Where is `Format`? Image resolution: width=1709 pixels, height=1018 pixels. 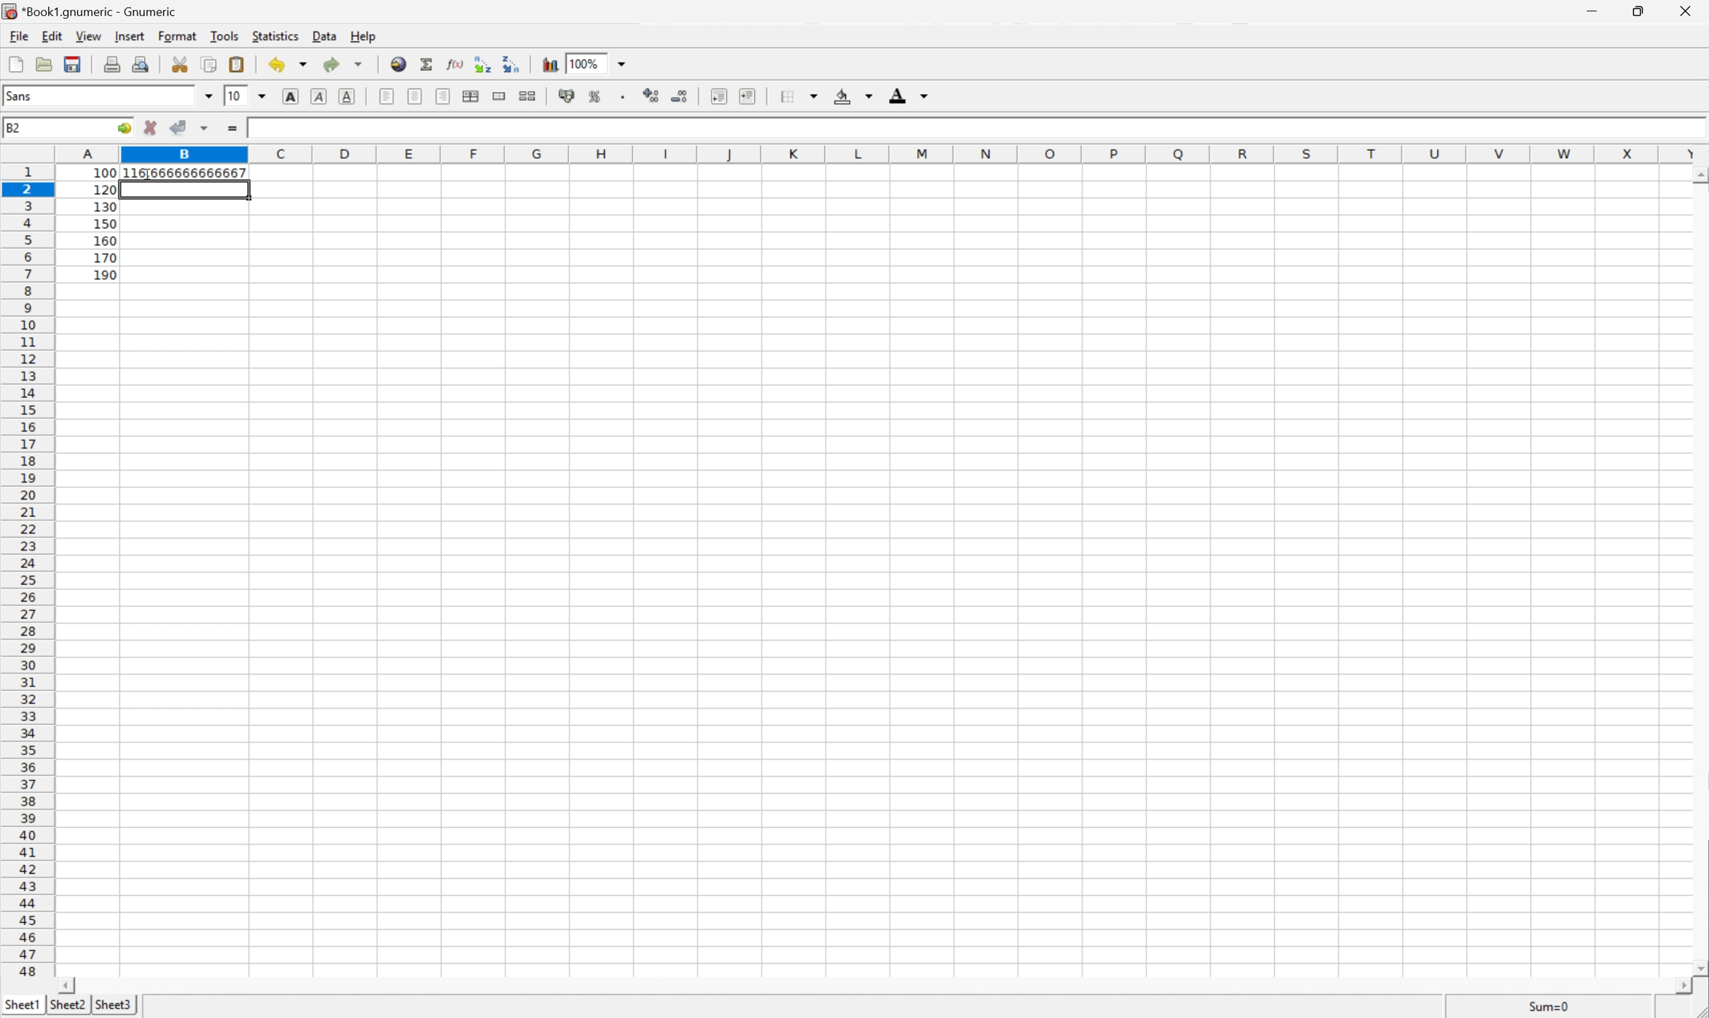
Format is located at coordinates (178, 36).